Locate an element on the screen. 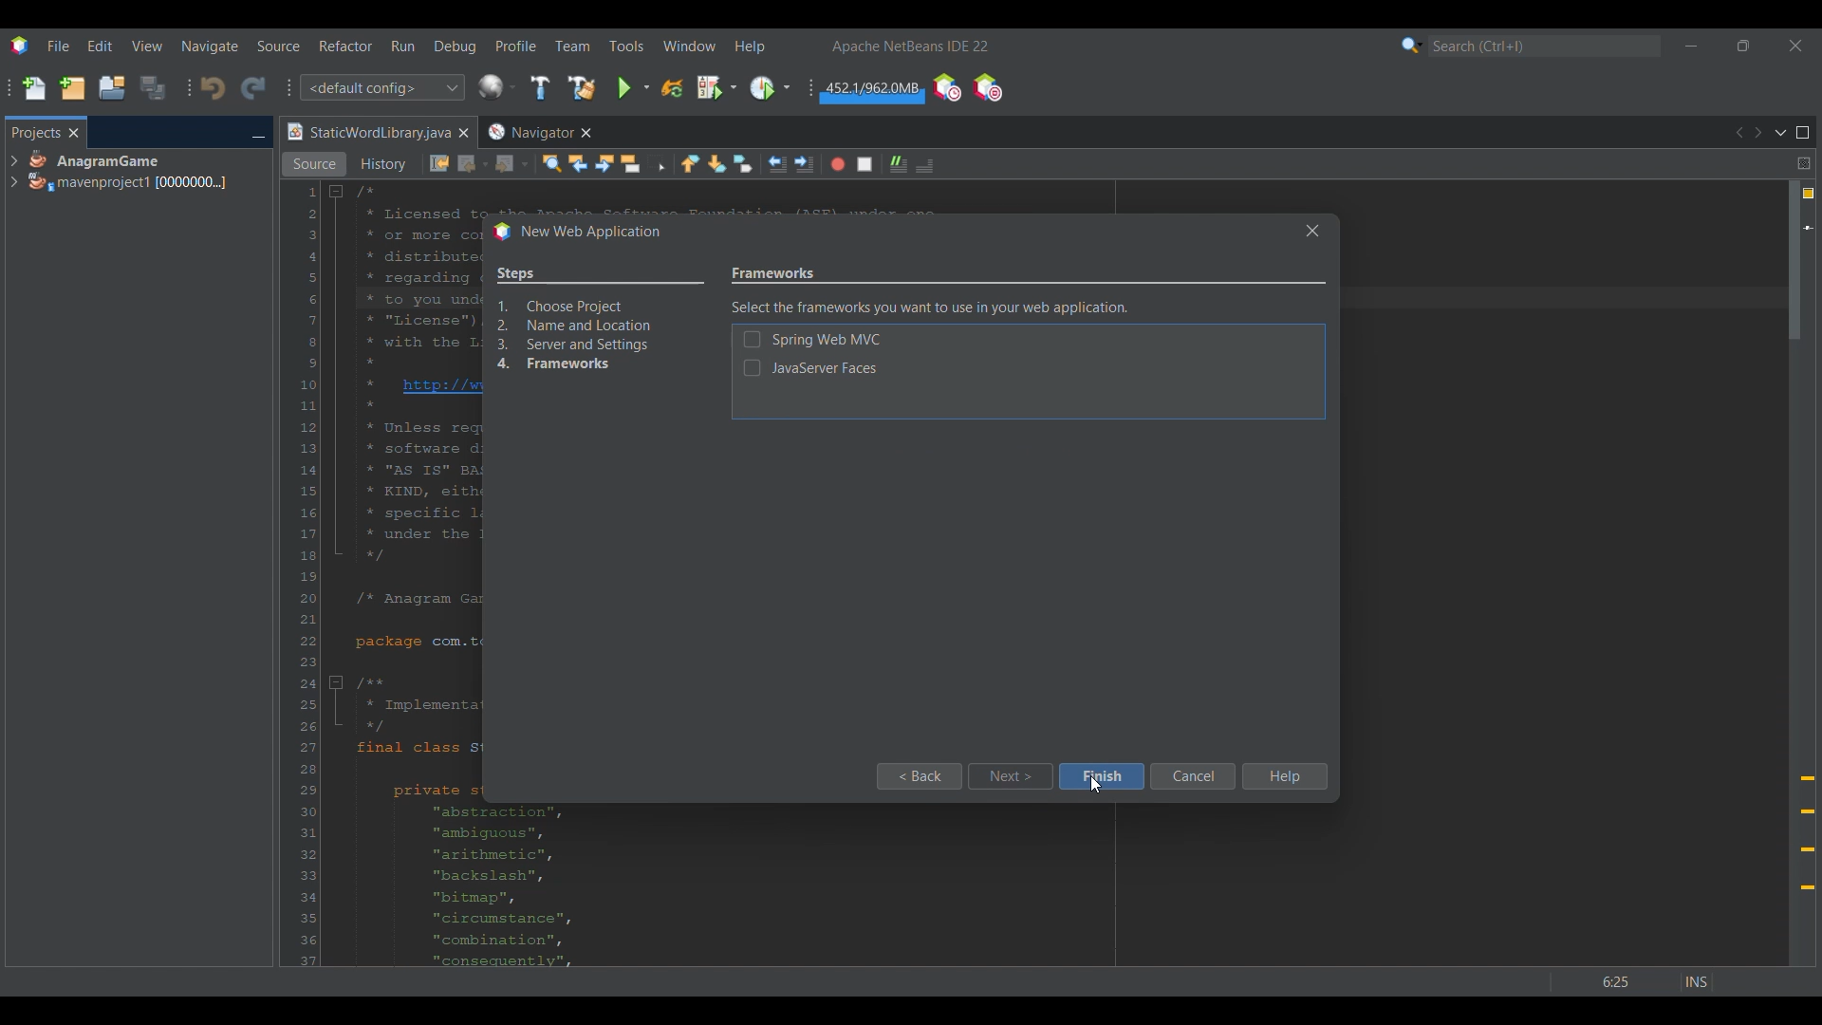  Show documents list is located at coordinates (1780, 132).